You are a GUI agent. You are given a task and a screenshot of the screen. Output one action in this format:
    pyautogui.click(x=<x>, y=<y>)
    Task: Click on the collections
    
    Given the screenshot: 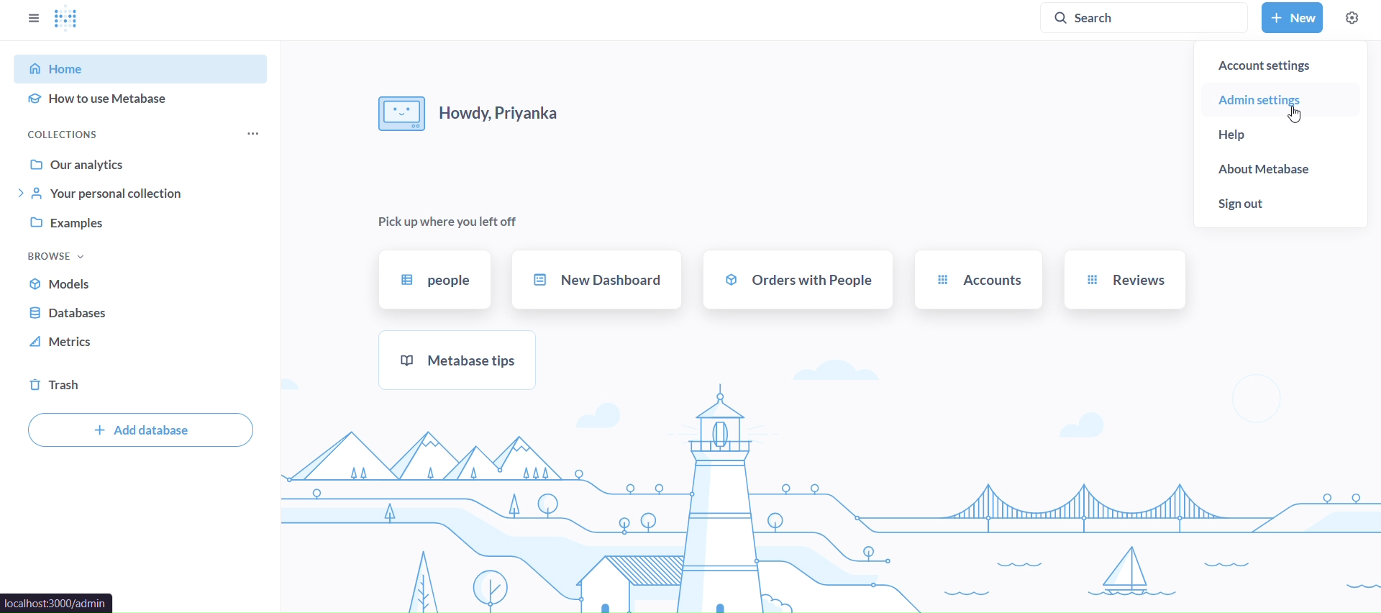 What is the action you would take?
    pyautogui.click(x=83, y=133)
    